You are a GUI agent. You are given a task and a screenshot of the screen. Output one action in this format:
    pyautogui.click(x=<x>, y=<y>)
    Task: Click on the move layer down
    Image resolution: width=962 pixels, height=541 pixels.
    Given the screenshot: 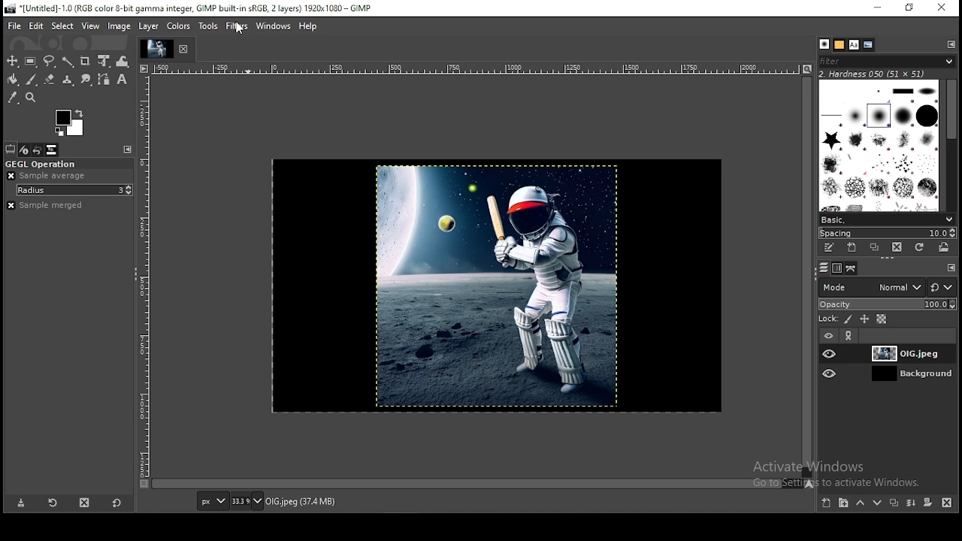 What is the action you would take?
    pyautogui.click(x=878, y=505)
    